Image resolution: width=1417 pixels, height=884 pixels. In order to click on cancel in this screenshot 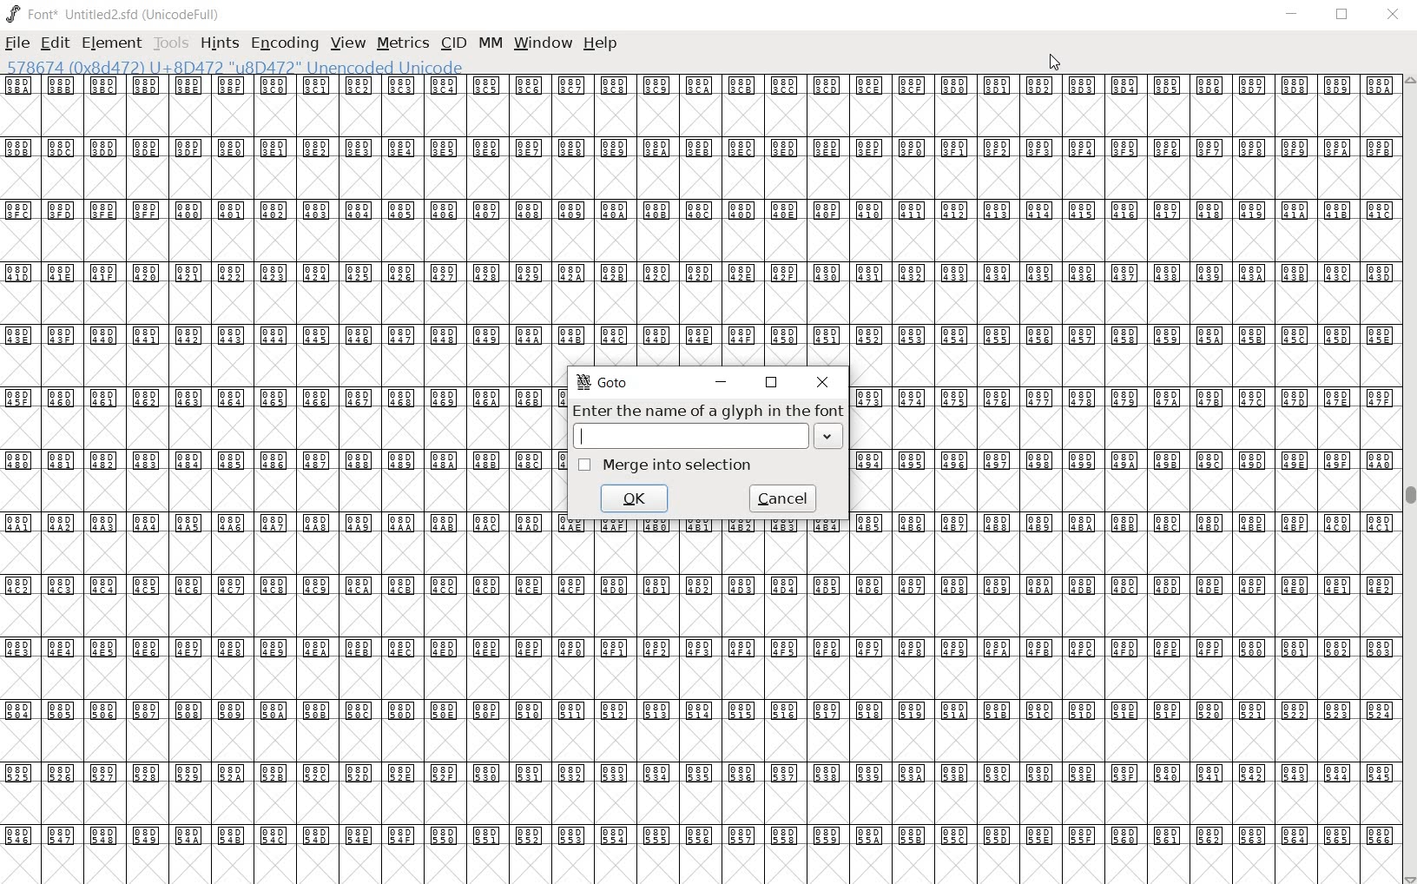, I will do `click(785, 497)`.